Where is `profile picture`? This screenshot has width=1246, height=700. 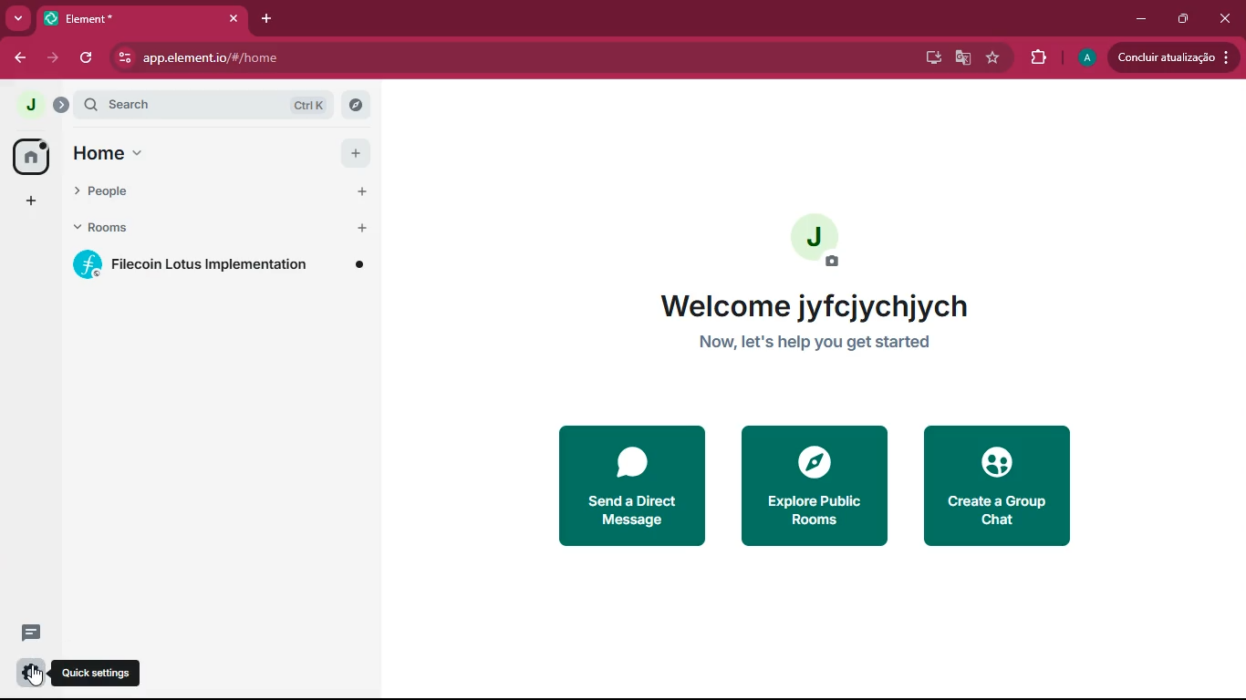
profile picture is located at coordinates (1085, 58).